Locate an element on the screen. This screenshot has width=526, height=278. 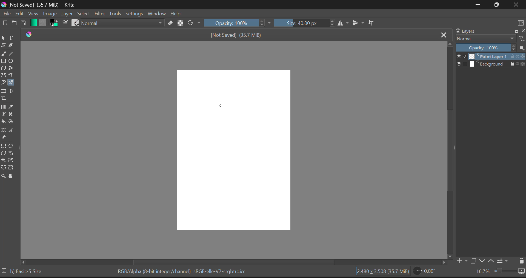
Select is located at coordinates (3, 38).